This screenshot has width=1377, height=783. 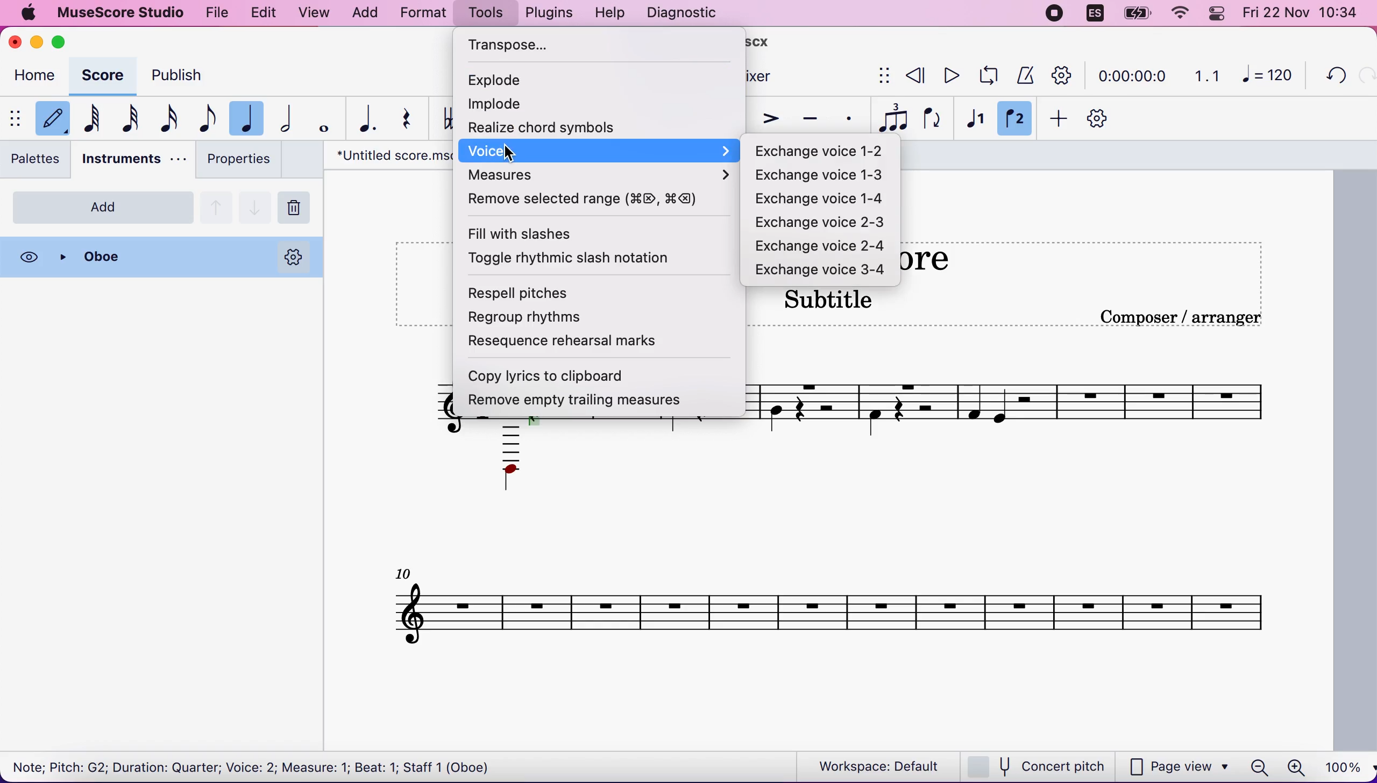 I want to click on properties, so click(x=242, y=161).